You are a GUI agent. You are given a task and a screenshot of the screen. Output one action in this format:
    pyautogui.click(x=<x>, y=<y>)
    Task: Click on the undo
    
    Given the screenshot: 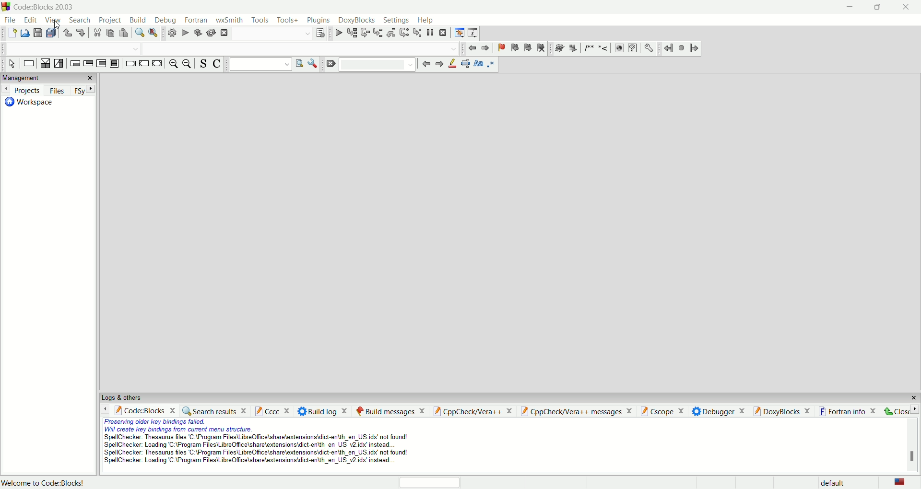 What is the action you would take?
    pyautogui.click(x=67, y=33)
    